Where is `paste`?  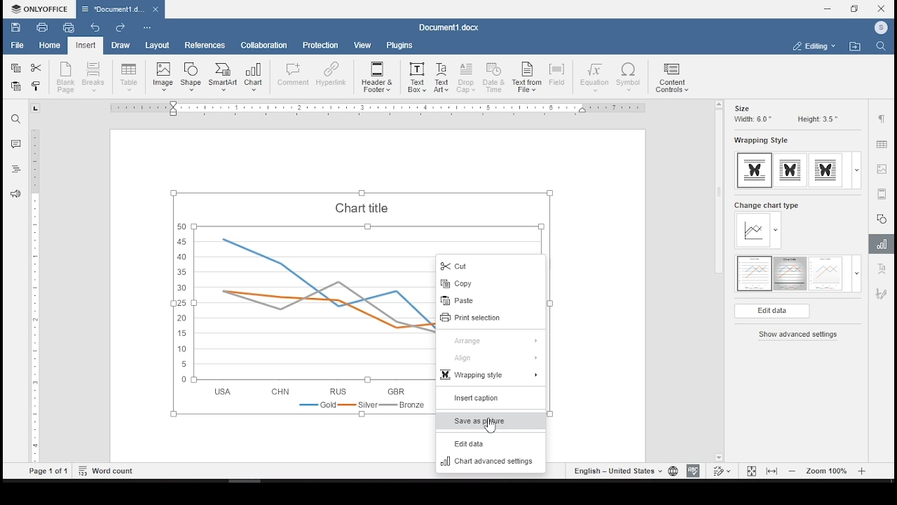 paste is located at coordinates (491, 301).